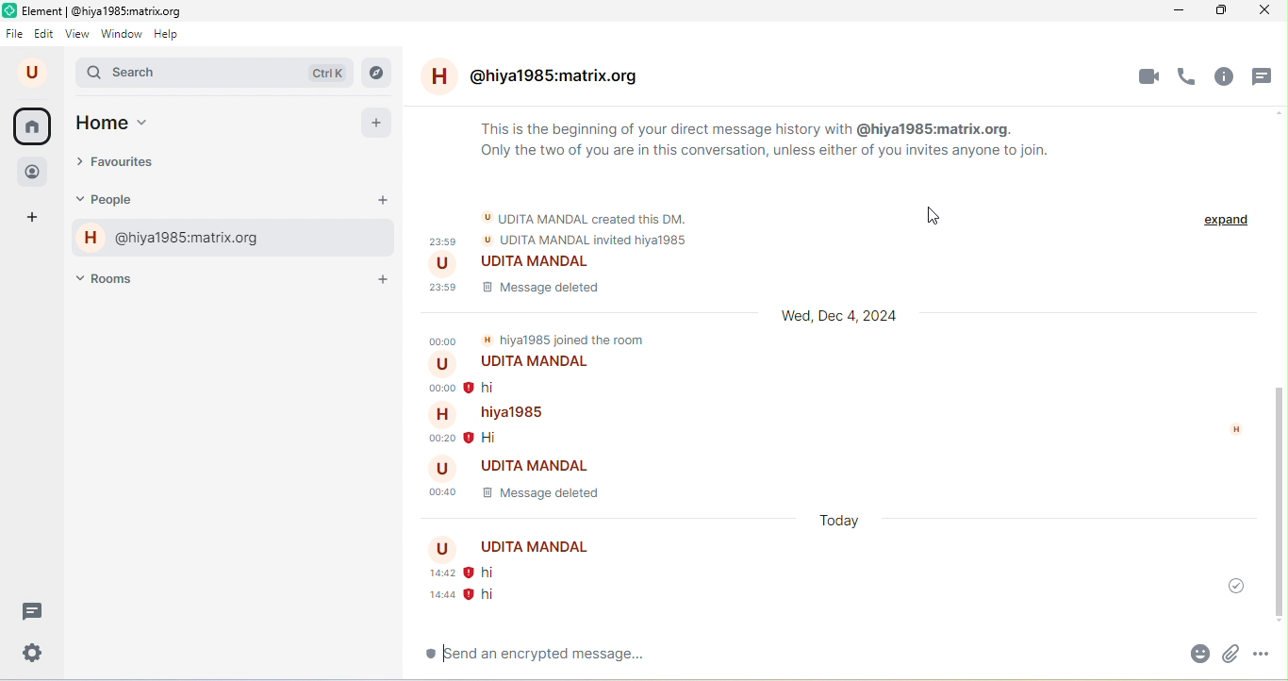 The image size is (1288, 681). Describe the element at coordinates (517, 363) in the screenshot. I see `udita mandal` at that location.